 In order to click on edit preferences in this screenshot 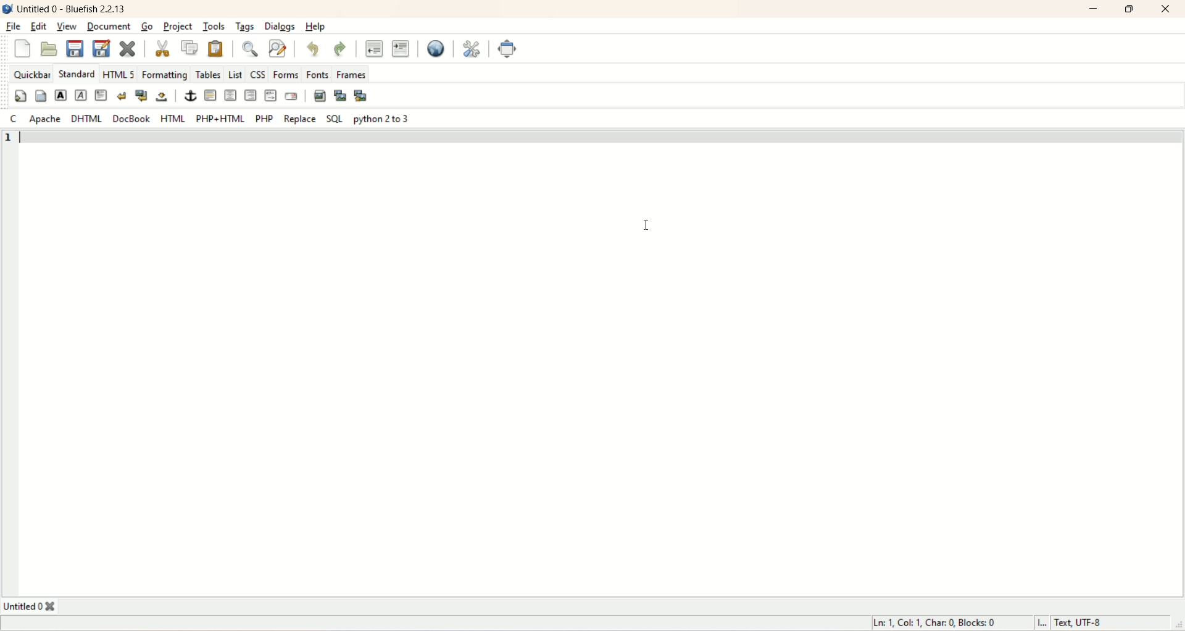, I will do `click(470, 50)`.